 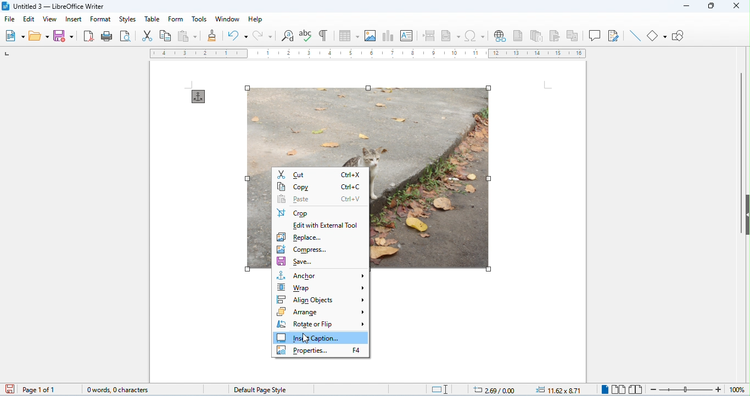 I want to click on export pdf, so click(x=89, y=36).